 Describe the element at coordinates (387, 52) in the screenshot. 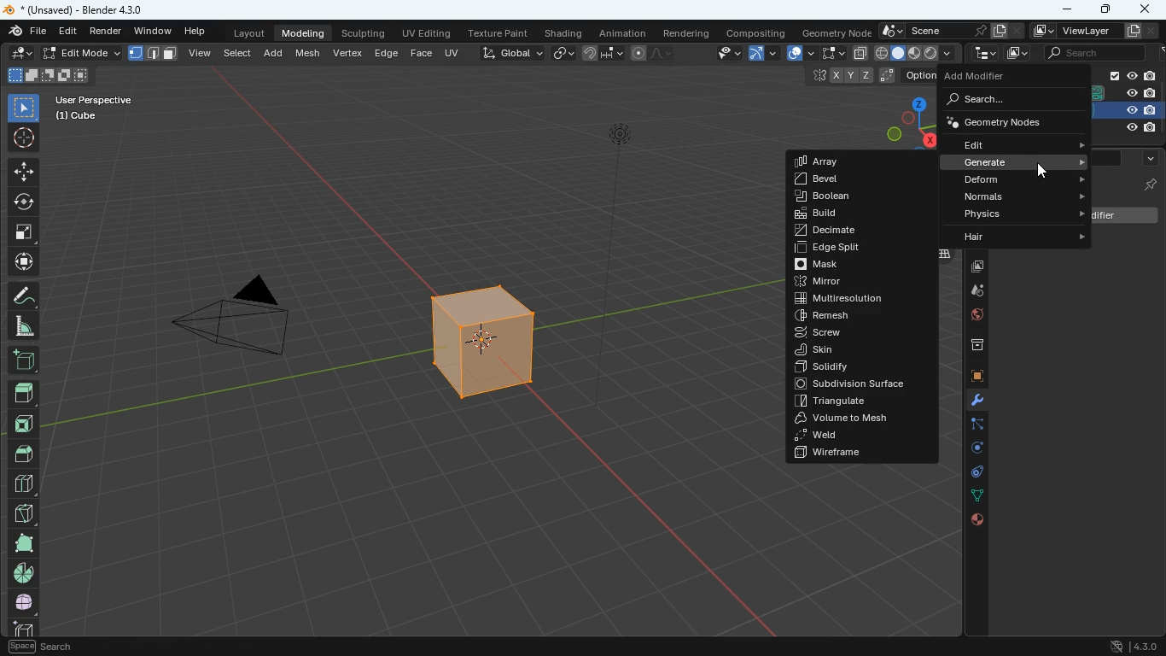

I see `edge` at that location.